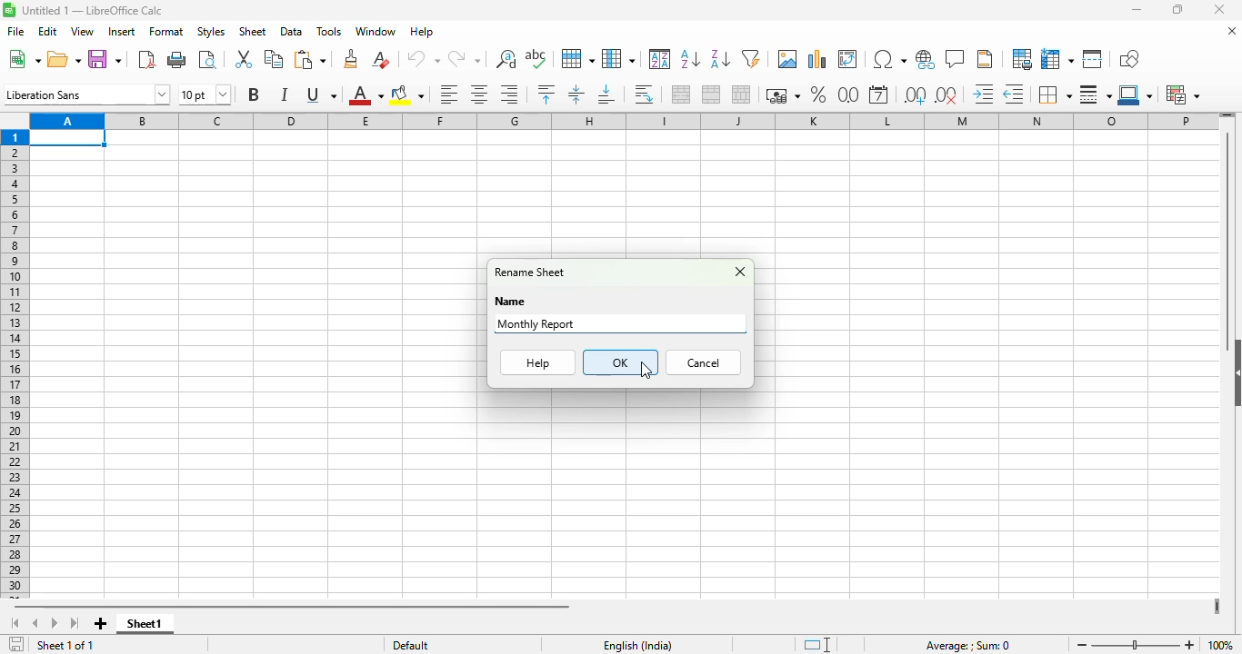 Image resolution: width=1242 pixels, height=654 pixels. What do you see at coordinates (1127, 58) in the screenshot?
I see `show draw functions` at bounding box center [1127, 58].